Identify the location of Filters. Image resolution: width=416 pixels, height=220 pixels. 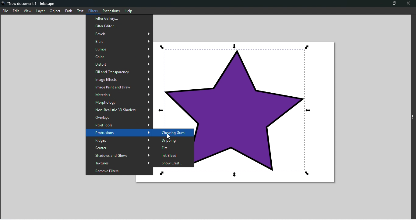
(94, 10).